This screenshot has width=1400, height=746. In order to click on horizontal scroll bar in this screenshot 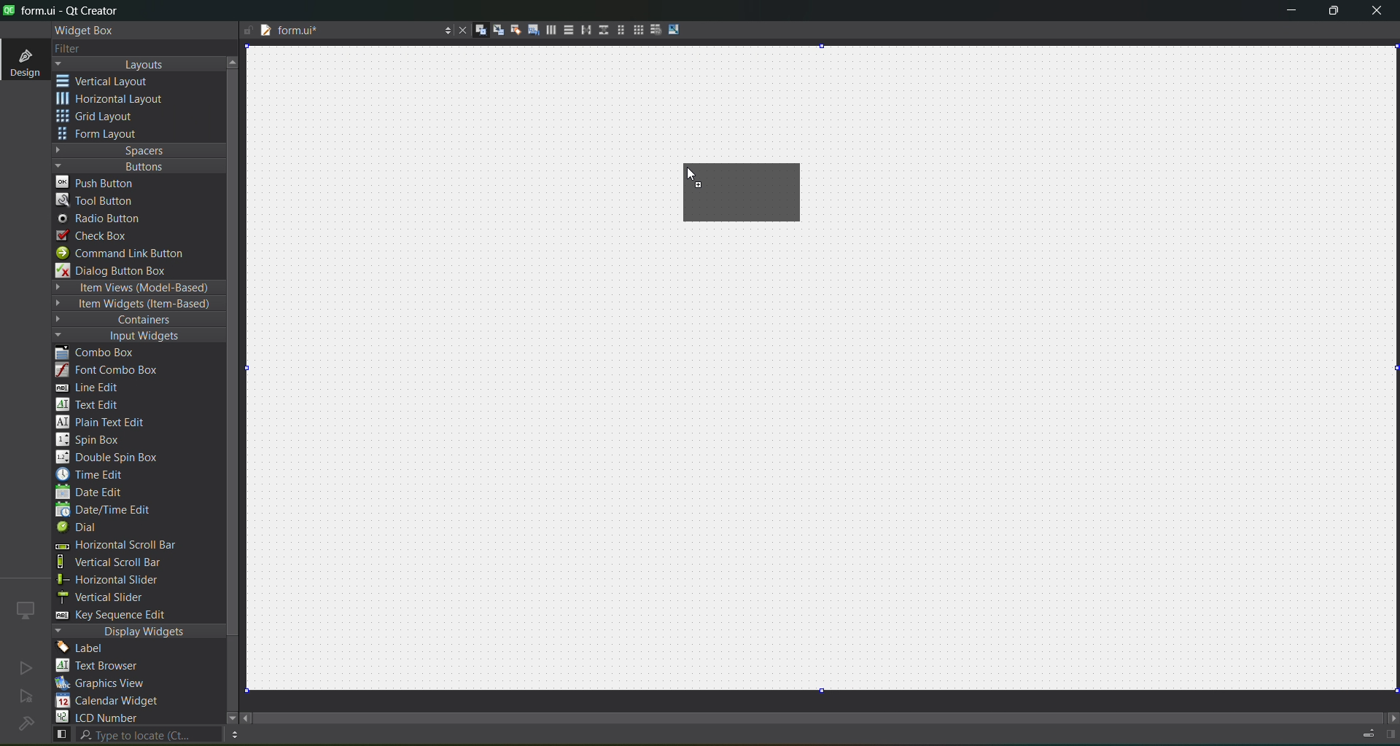, I will do `click(114, 546)`.